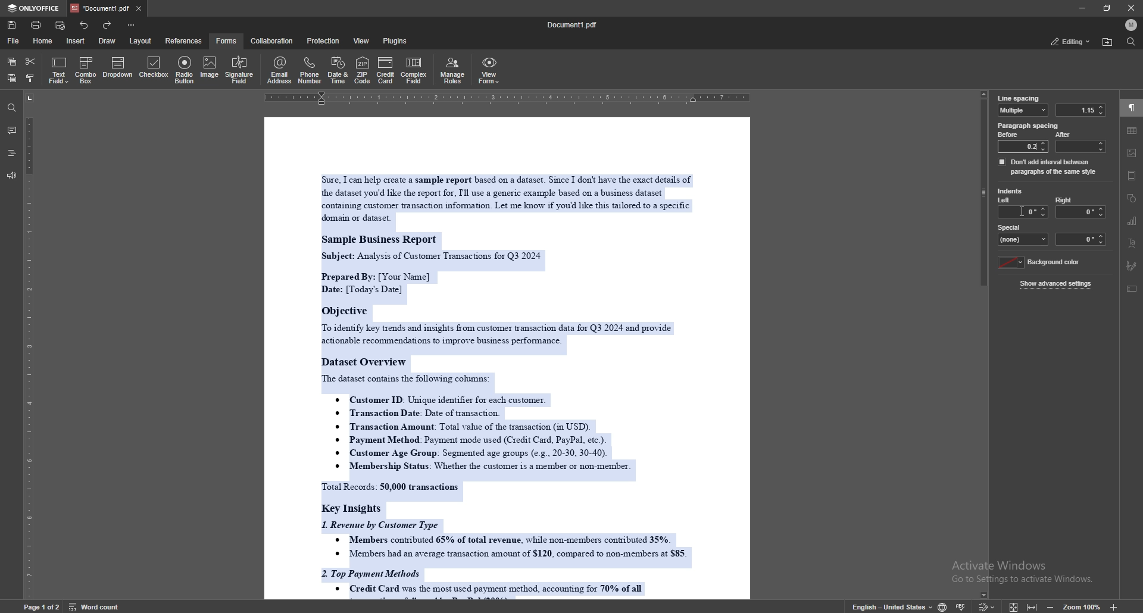 Image resolution: width=1143 pixels, height=613 pixels. Describe the element at coordinates (109, 40) in the screenshot. I see `draw` at that location.